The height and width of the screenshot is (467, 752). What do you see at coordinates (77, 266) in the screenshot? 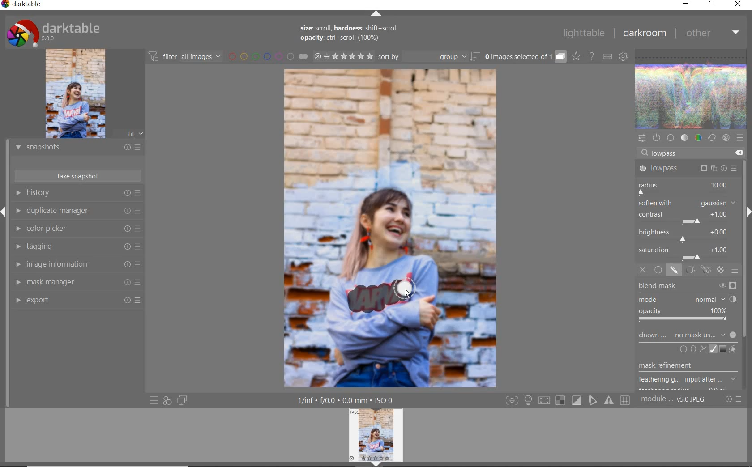
I see `image information` at bounding box center [77, 266].